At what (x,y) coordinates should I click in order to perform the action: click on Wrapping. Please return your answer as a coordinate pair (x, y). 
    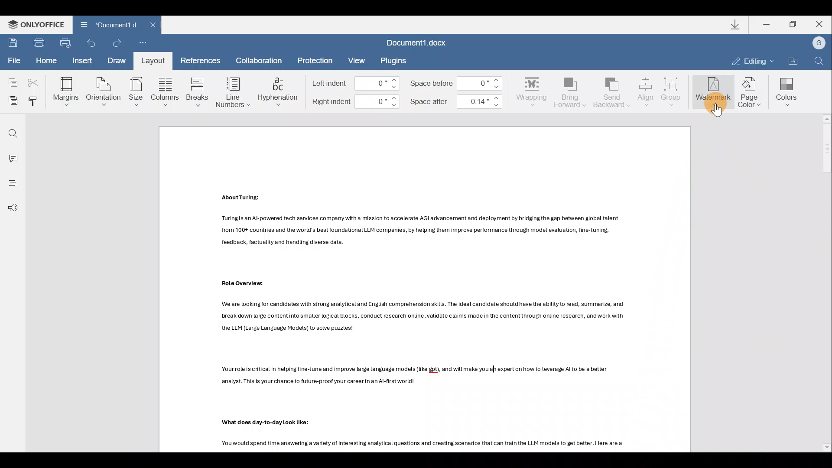
    Looking at the image, I should click on (530, 92).